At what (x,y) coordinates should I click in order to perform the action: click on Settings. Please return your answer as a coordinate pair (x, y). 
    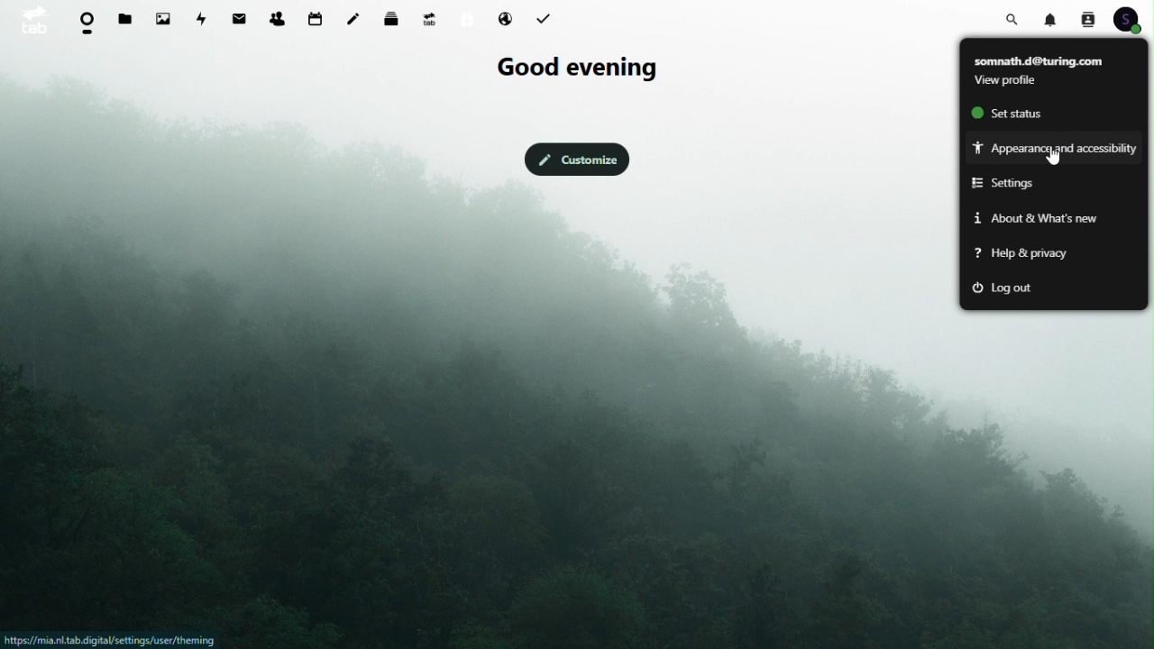
    Looking at the image, I should click on (1012, 183).